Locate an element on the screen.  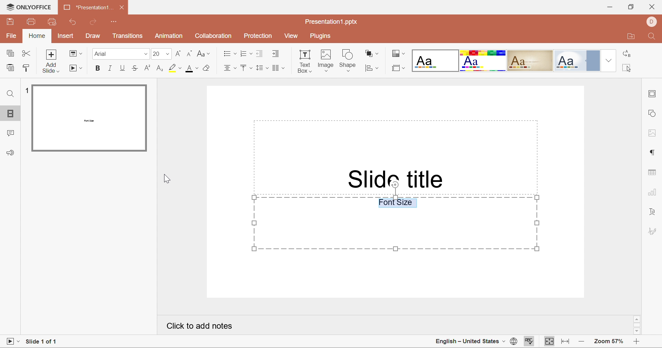
Slide is located at coordinates (89, 118).